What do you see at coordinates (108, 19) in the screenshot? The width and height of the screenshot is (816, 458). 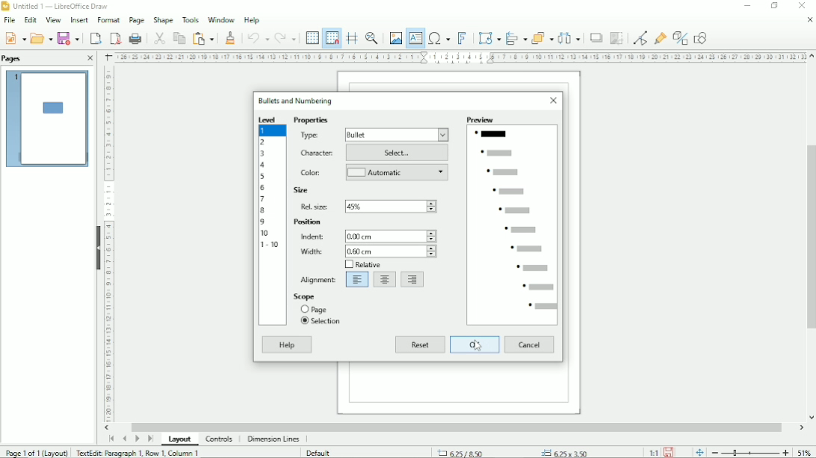 I see `Format` at bounding box center [108, 19].